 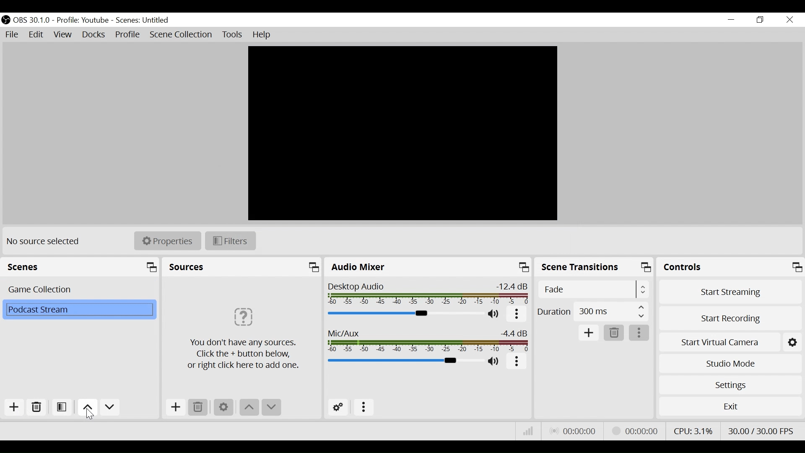 I want to click on (un)select Duration, so click(x=592, y=311).